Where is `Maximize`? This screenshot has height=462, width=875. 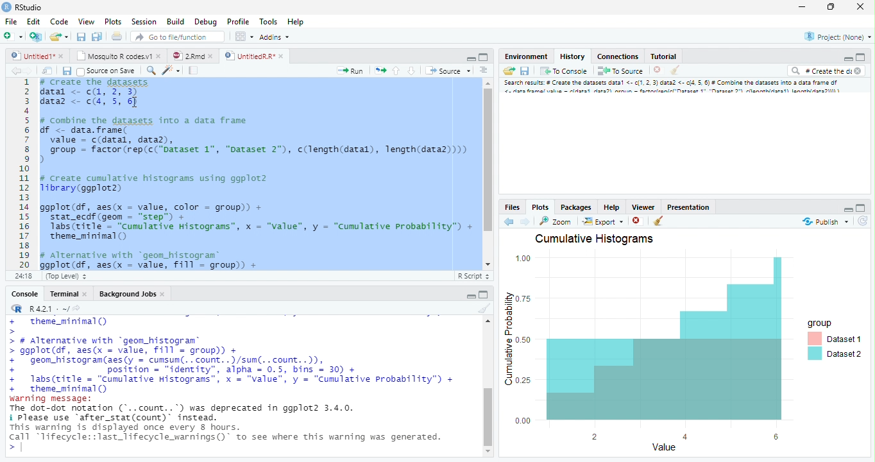 Maximize is located at coordinates (860, 58).